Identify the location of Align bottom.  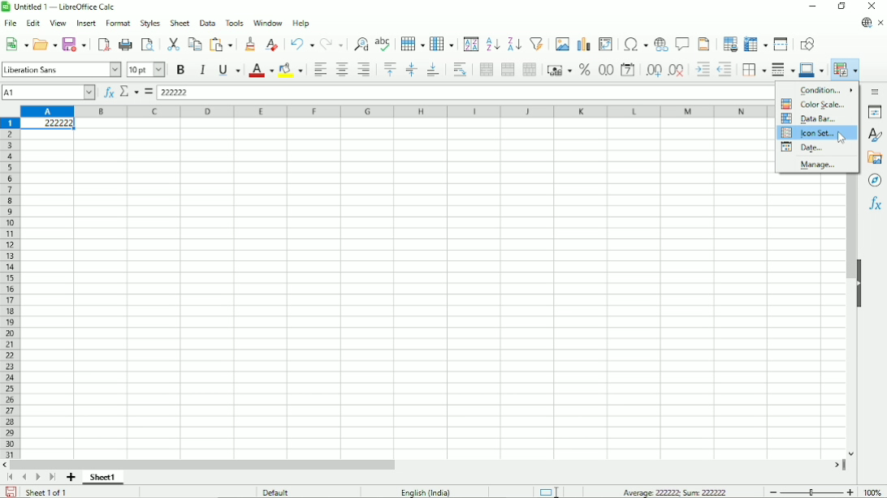
(432, 70).